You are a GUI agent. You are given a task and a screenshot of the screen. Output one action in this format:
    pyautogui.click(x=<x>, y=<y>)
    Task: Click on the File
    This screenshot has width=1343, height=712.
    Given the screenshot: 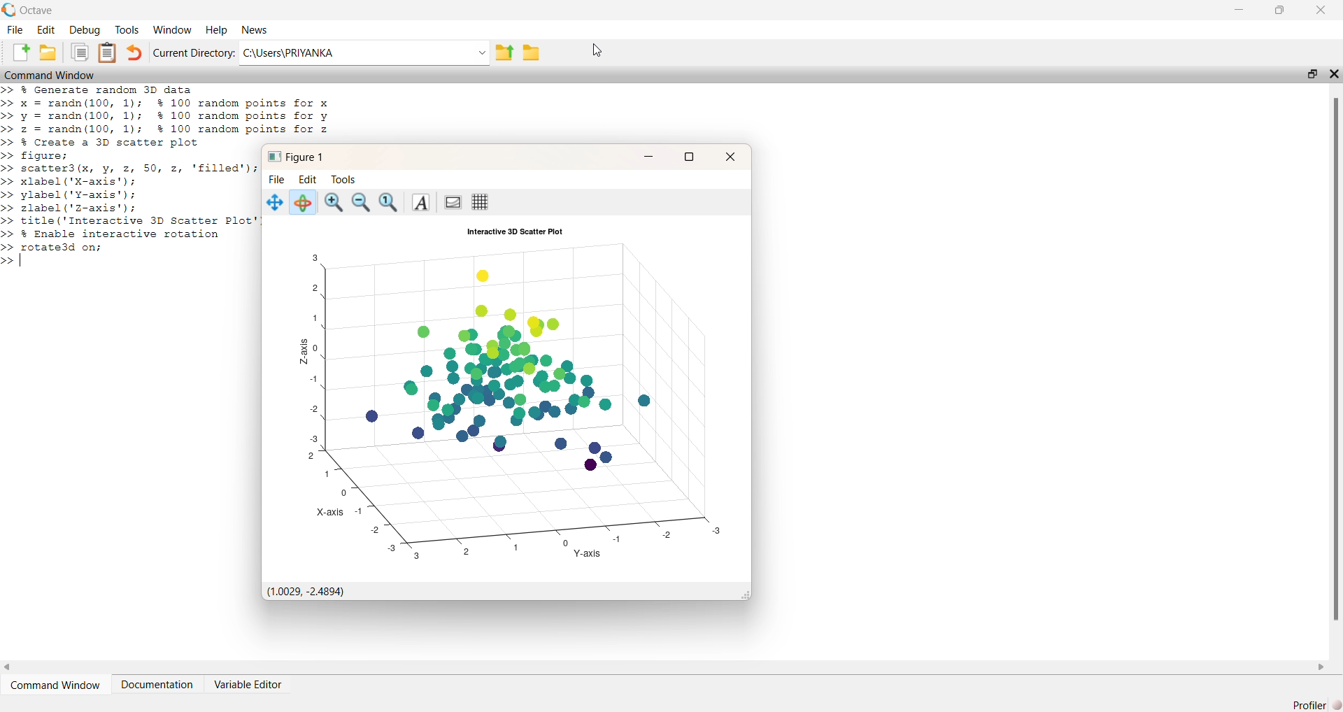 What is the action you would take?
    pyautogui.click(x=15, y=30)
    